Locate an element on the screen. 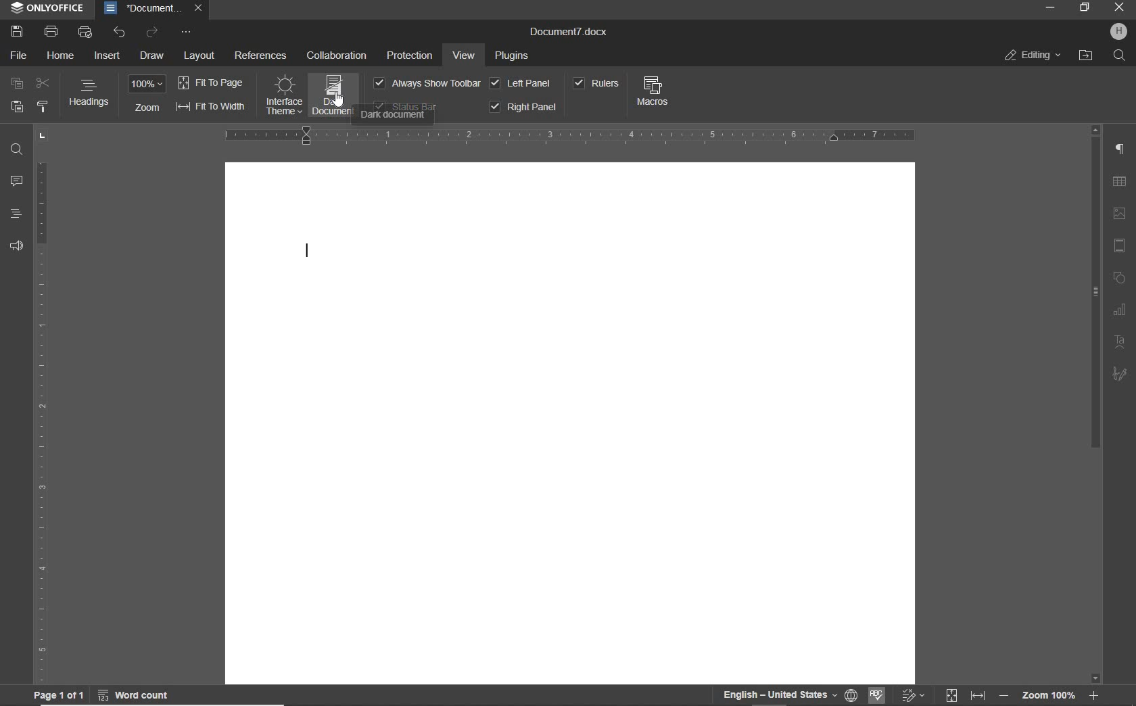 This screenshot has height=706, width=1136. QUICK PRINT is located at coordinates (84, 31).